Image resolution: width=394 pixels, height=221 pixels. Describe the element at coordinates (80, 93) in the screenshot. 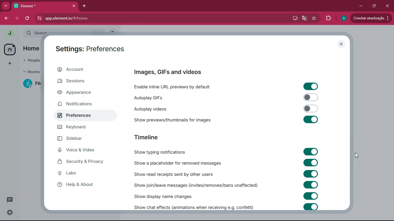

I see `appearance` at that location.